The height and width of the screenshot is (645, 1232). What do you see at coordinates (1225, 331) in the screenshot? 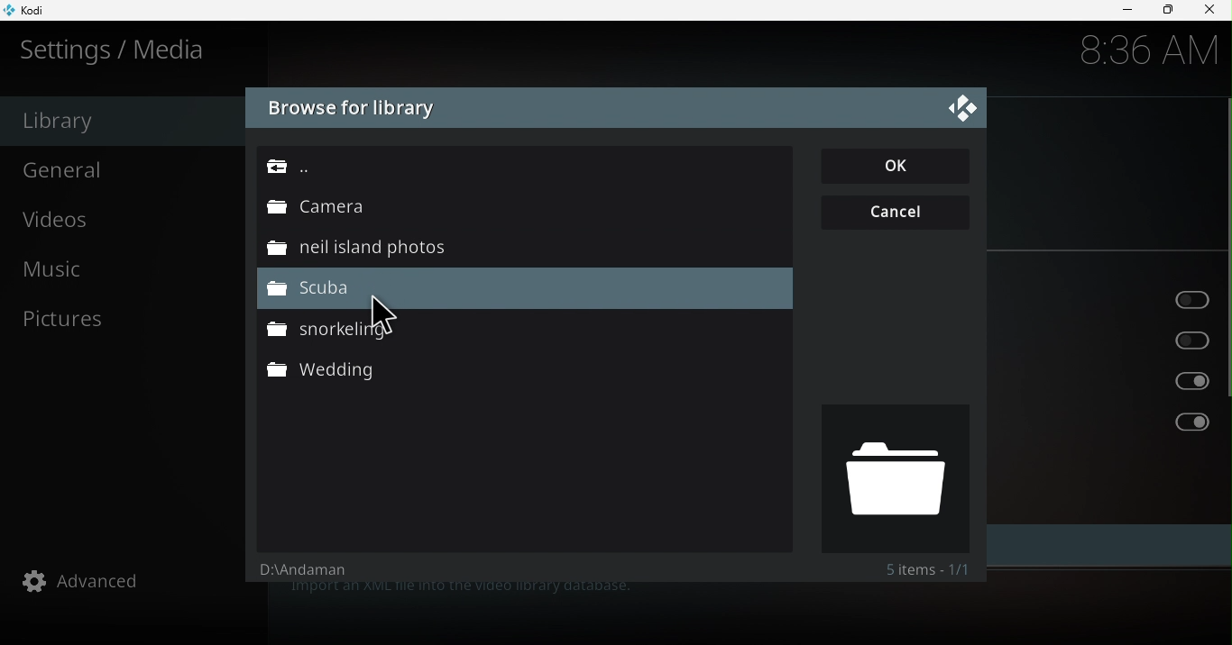
I see `scroll bar` at bounding box center [1225, 331].